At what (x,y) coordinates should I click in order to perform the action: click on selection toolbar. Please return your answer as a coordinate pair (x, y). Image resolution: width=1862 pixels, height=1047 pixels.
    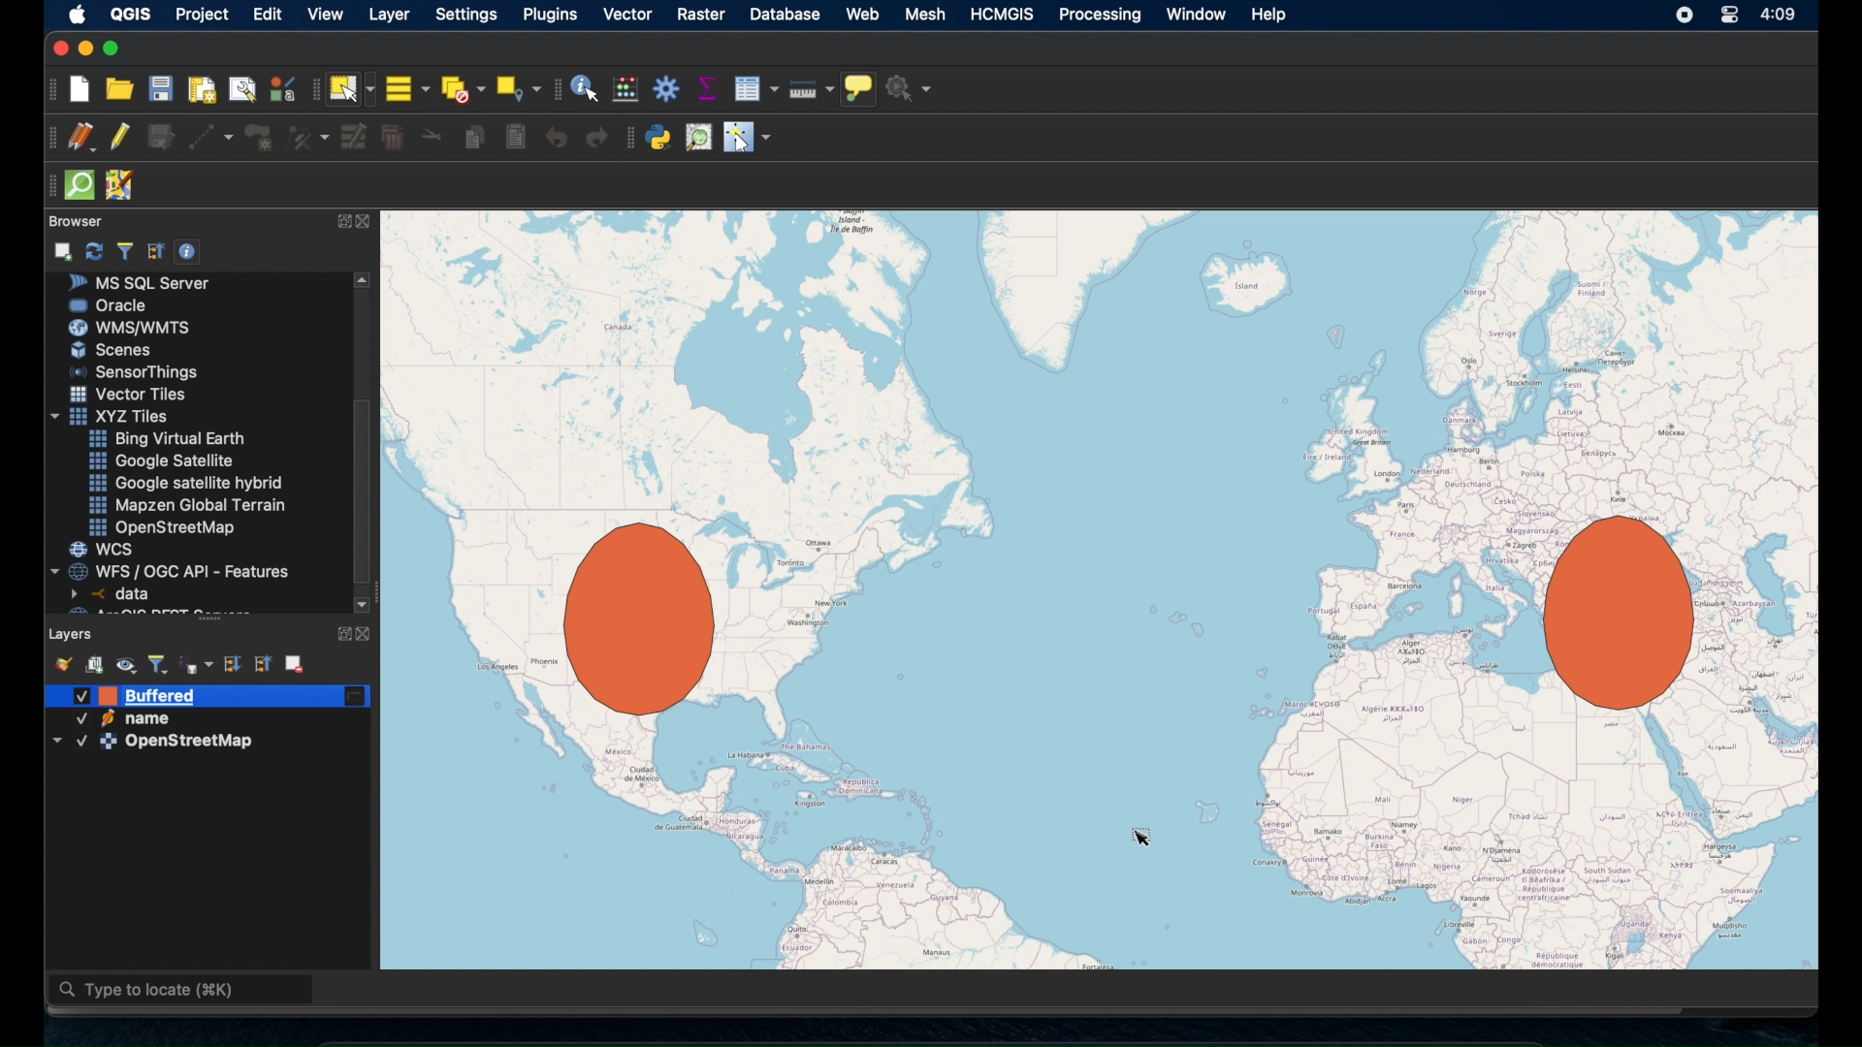
    Looking at the image, I should click on (310, 92).